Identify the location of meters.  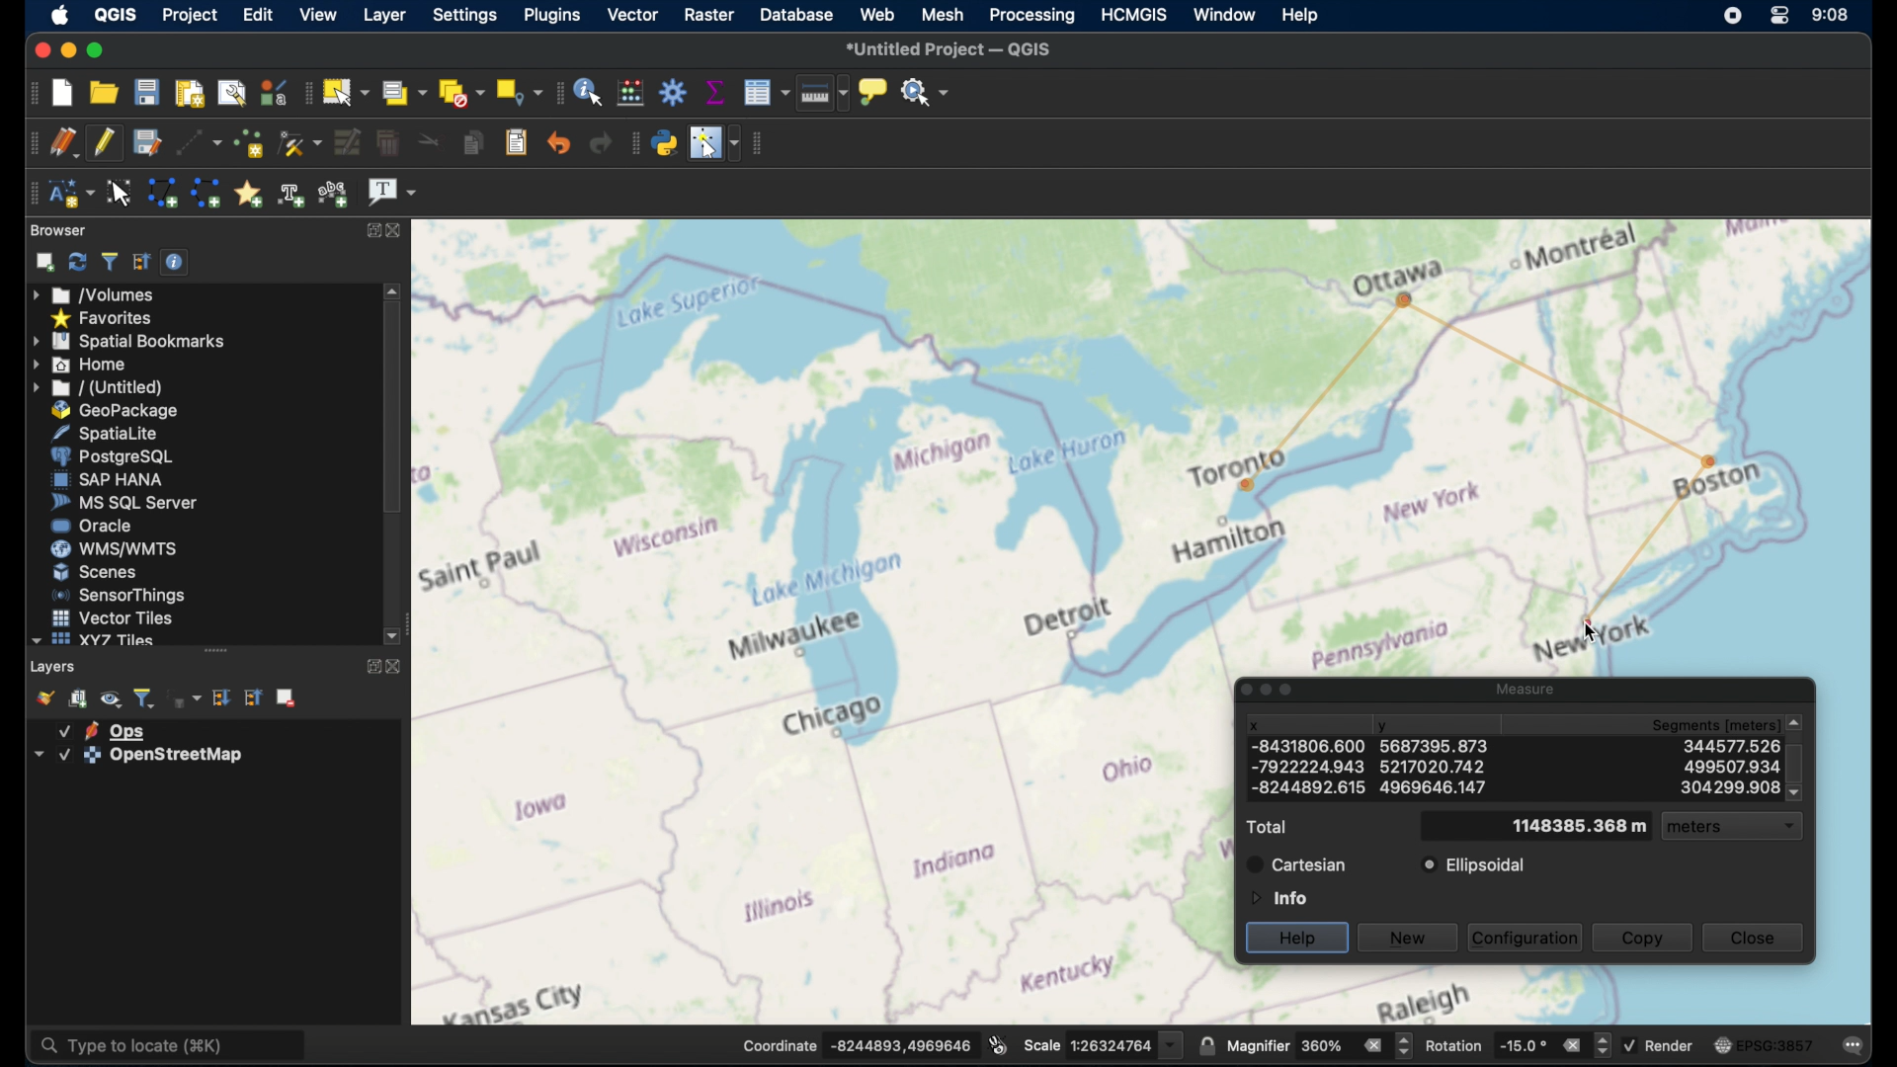
(1741, 829).